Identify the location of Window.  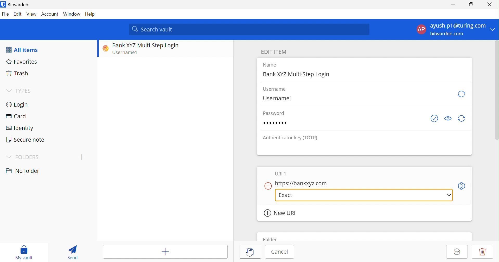
(72, 15).